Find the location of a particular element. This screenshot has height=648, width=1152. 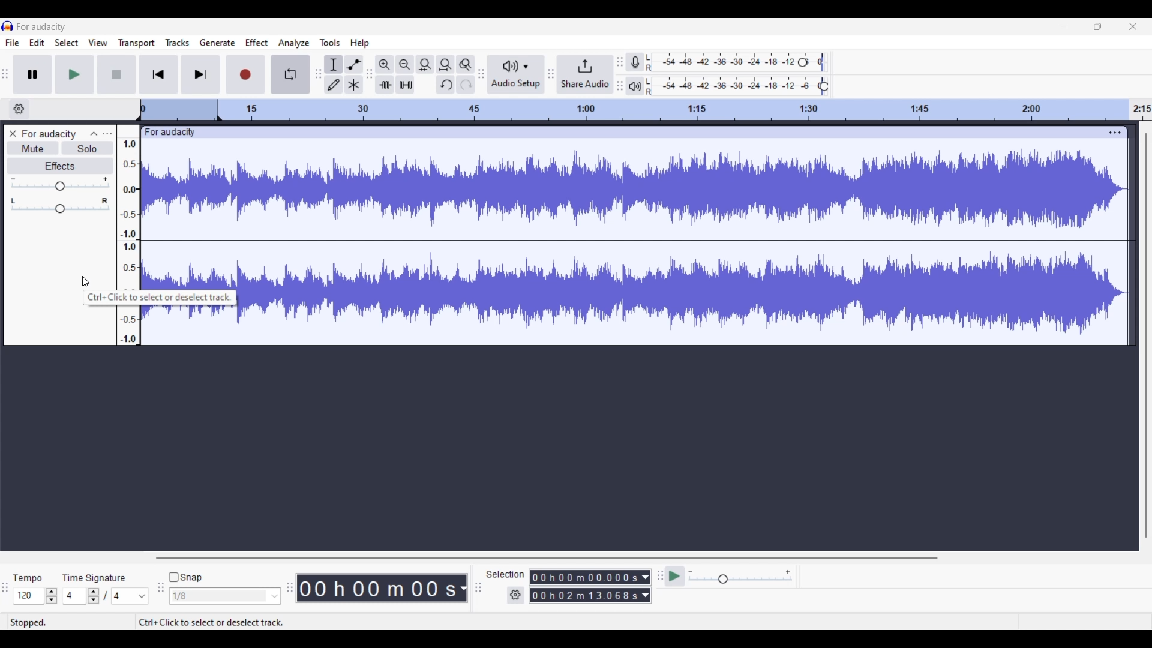

Selection duration measurement is located at coordinates (645, 586).